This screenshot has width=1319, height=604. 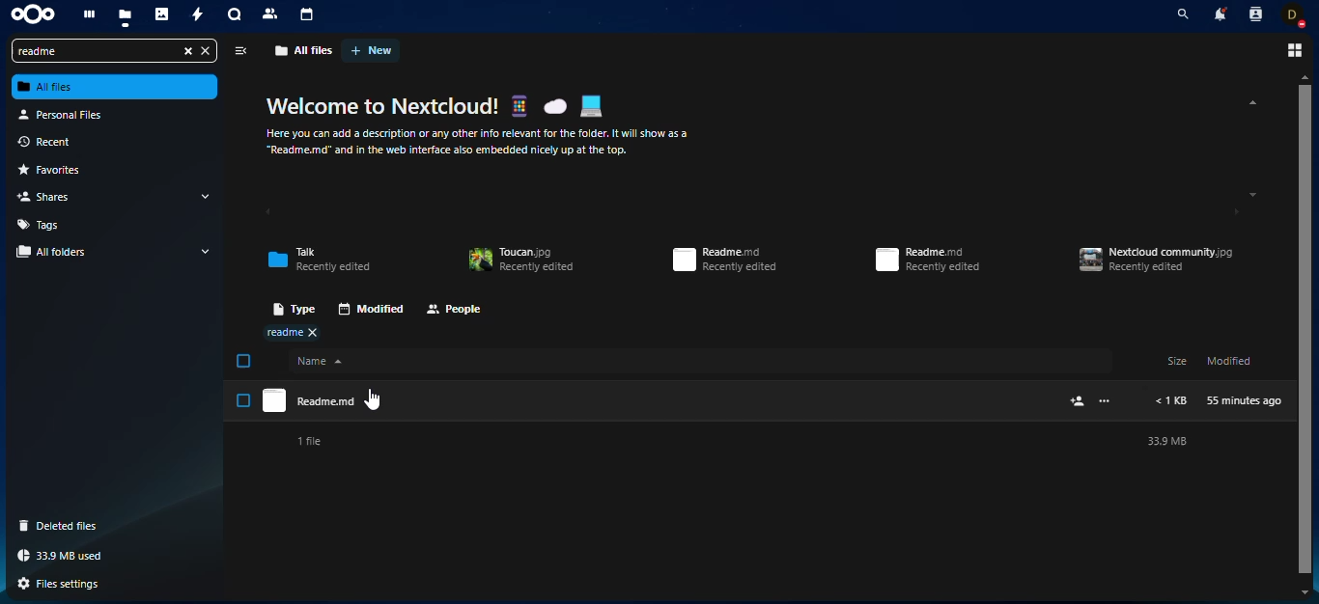 I want to click on Readme.md, so click(x=660, y=400).